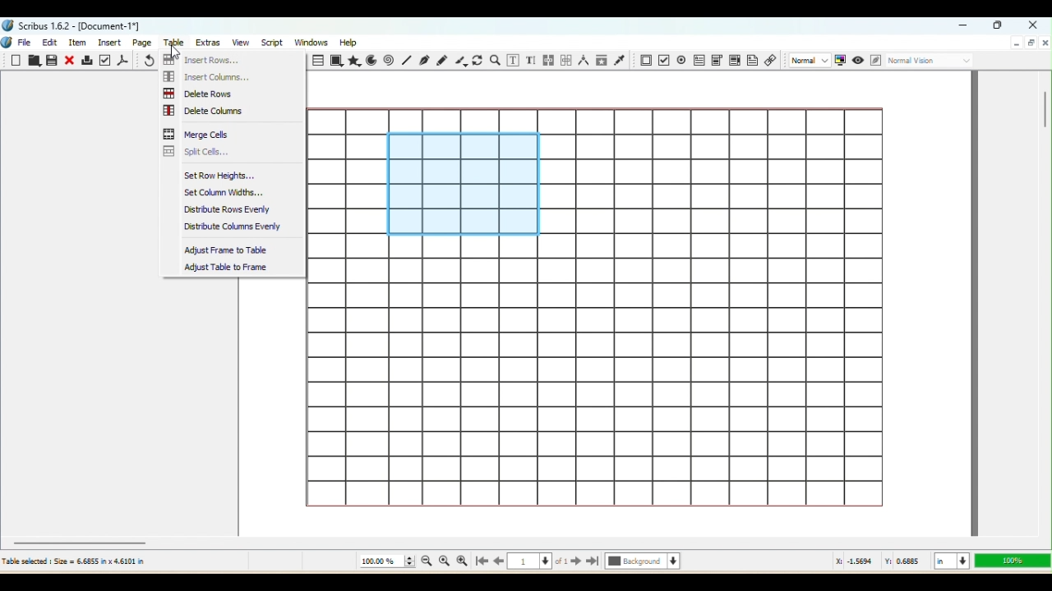 The width and height of the screenshot is (1052, 591). What do you see at coordinates (621, 61) in the screenshot?
I see `Eye dropper` at bounding box center [621, 61].